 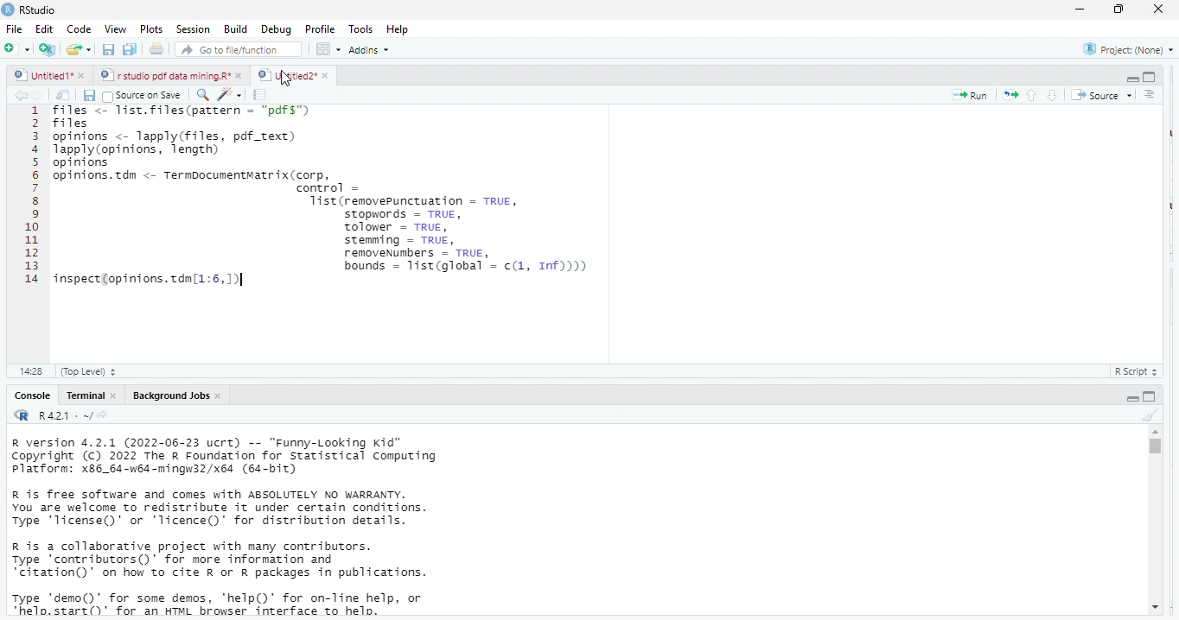 I want to click on 3.23, so click(x=30, y=370).